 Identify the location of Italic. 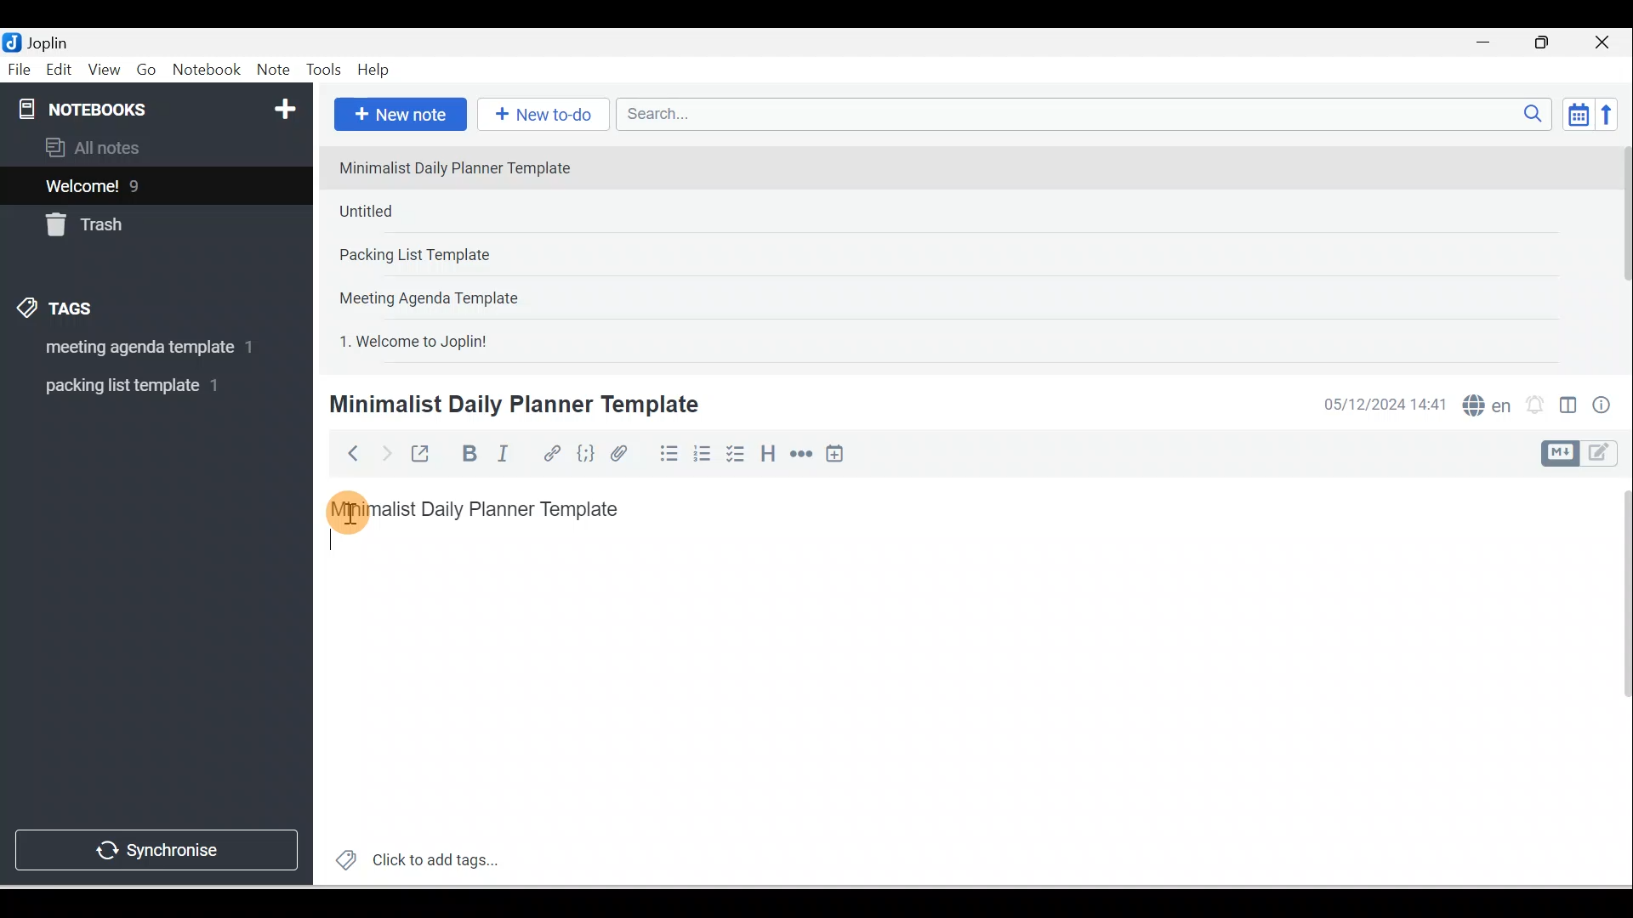
(506, 456).